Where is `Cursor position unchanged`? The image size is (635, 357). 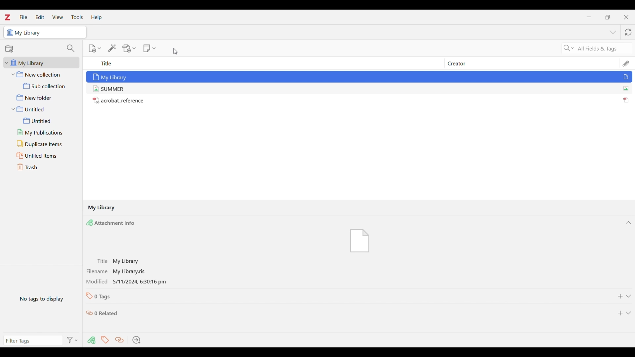
Cursor position unchanged is located at coordinates (175, 51).